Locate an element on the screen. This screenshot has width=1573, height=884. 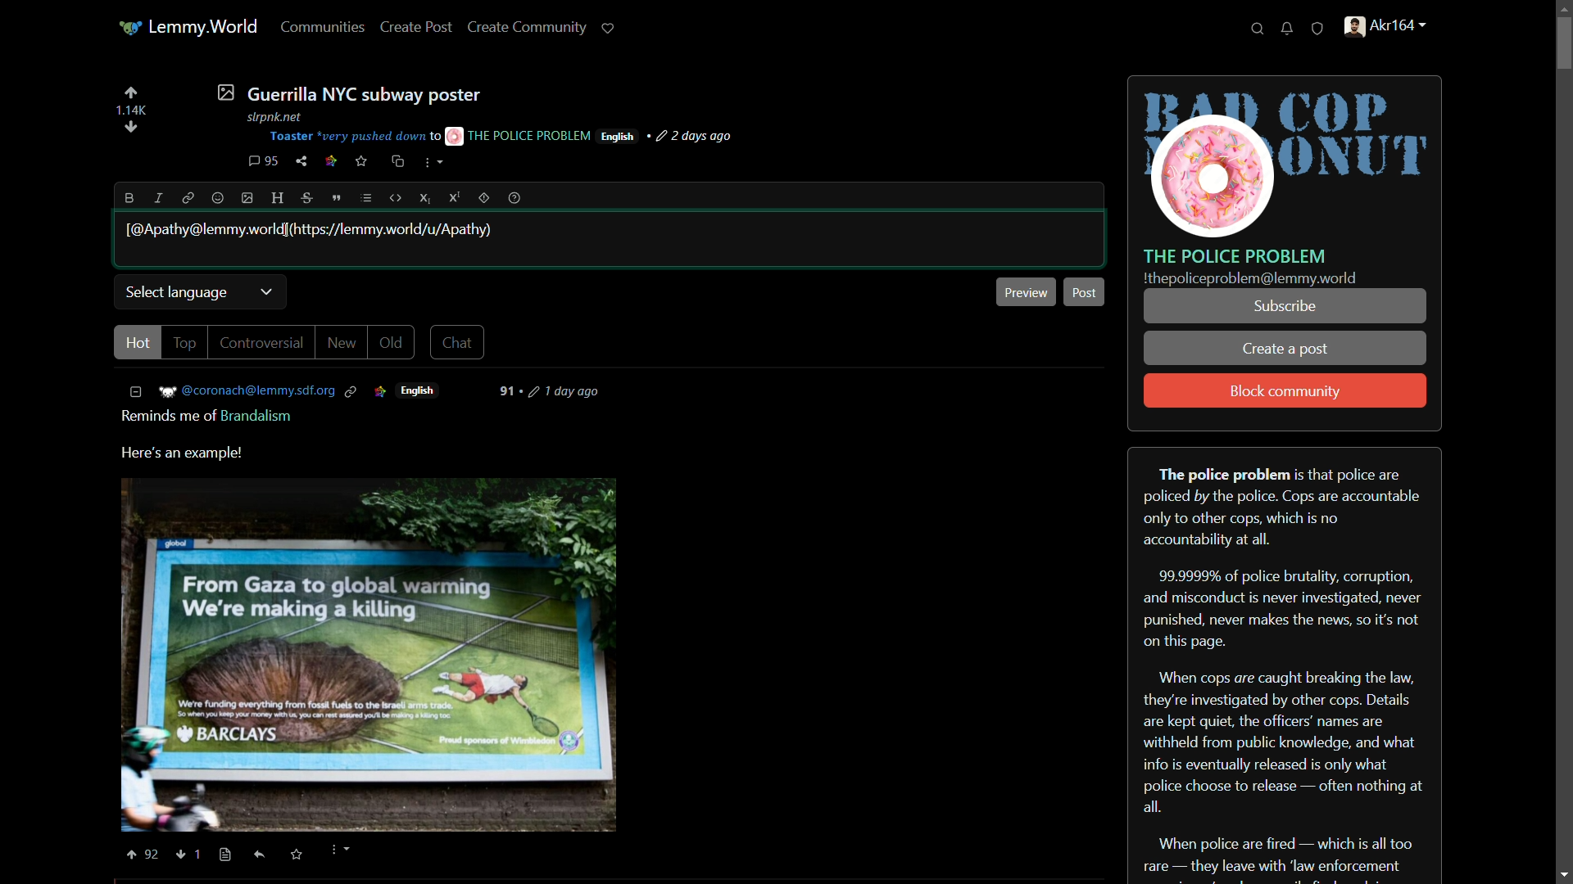
subscript is located at coordinates (427, 198).